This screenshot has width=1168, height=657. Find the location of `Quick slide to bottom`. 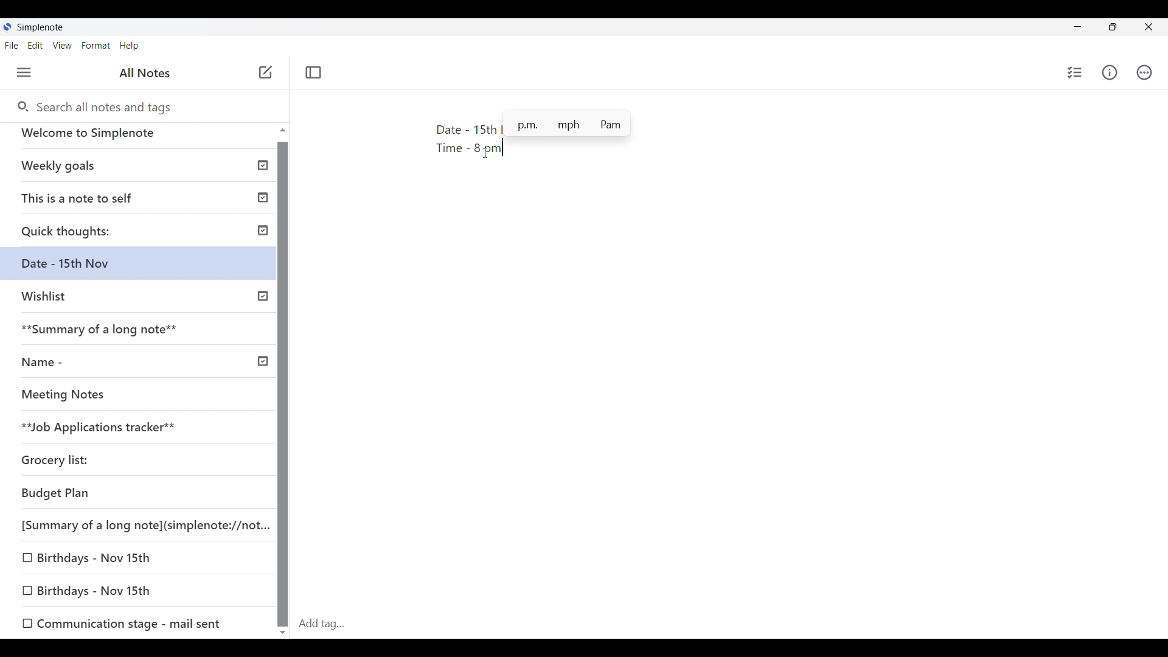

Quick slide to bottom is located at coordinates (283, 633).